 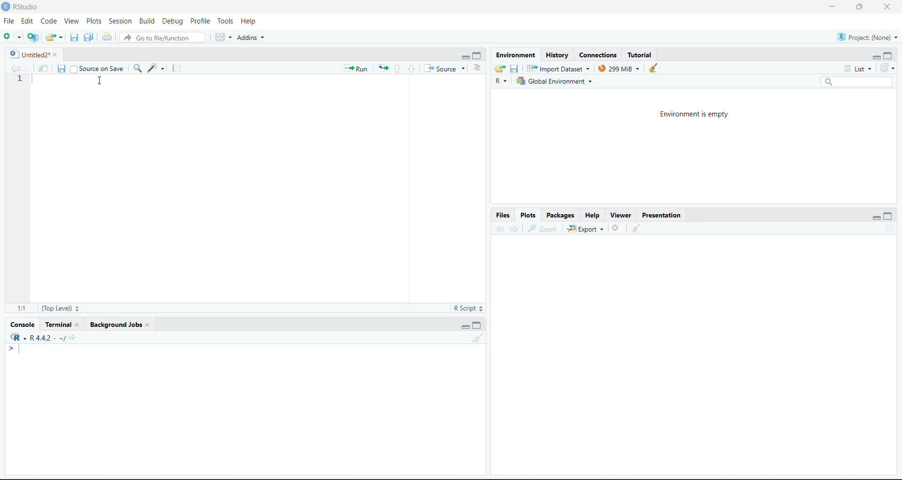 What do you see at coordinates (476, 325) in the screenshot?
I see `maximize` at bounding box center [476, 325].